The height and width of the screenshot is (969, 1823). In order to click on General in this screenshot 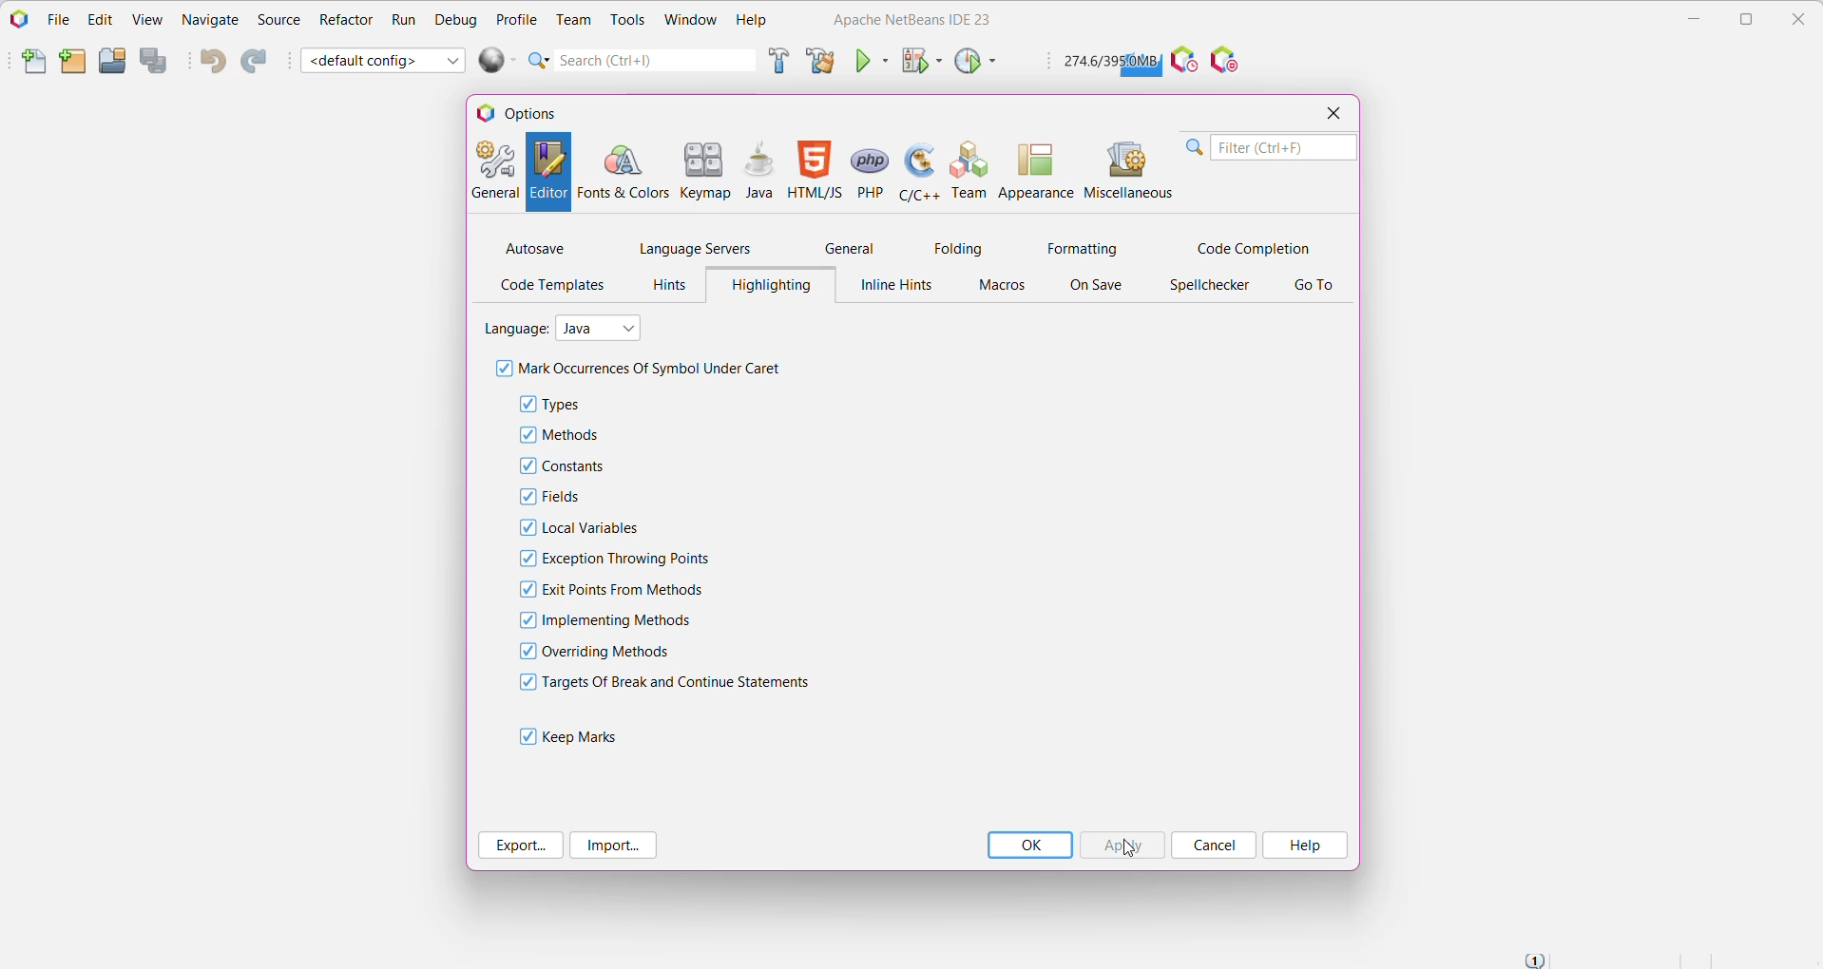, I will do `click(854, 246)`.